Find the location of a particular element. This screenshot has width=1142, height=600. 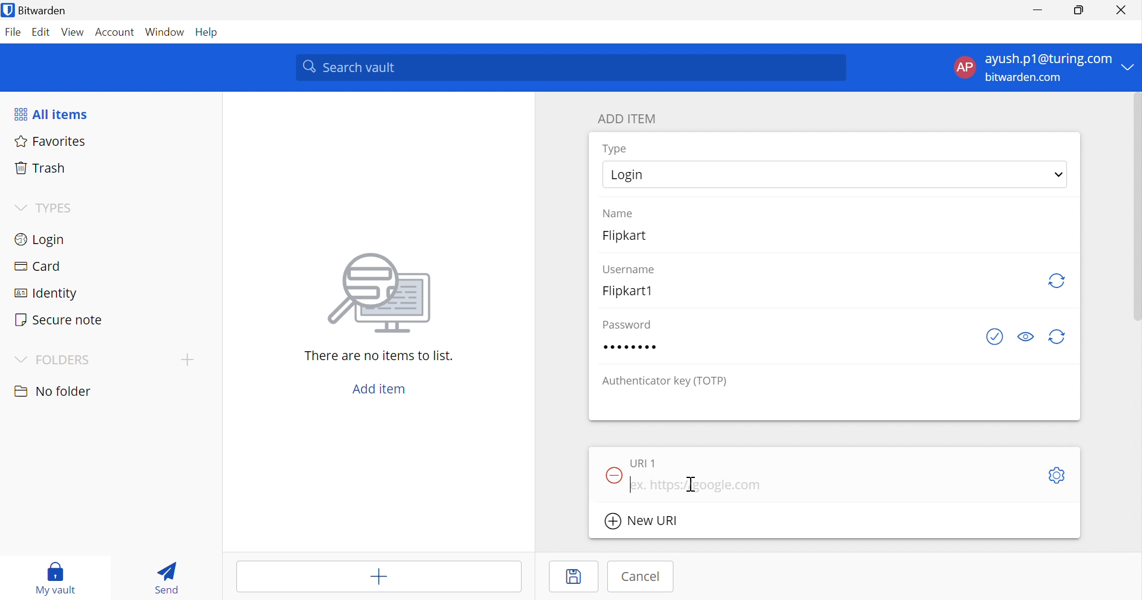

Send is located at coordinates (166, 578).